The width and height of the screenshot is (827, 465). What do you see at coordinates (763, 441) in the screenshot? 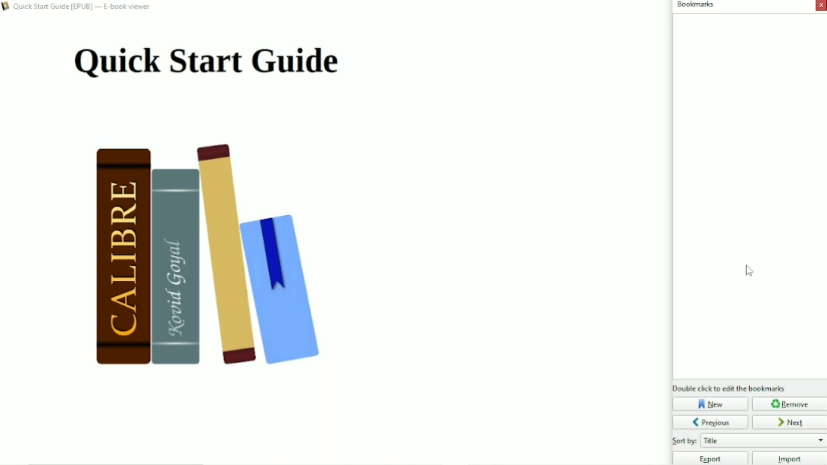
I see `Sort by` at bounding box center [763, 441].